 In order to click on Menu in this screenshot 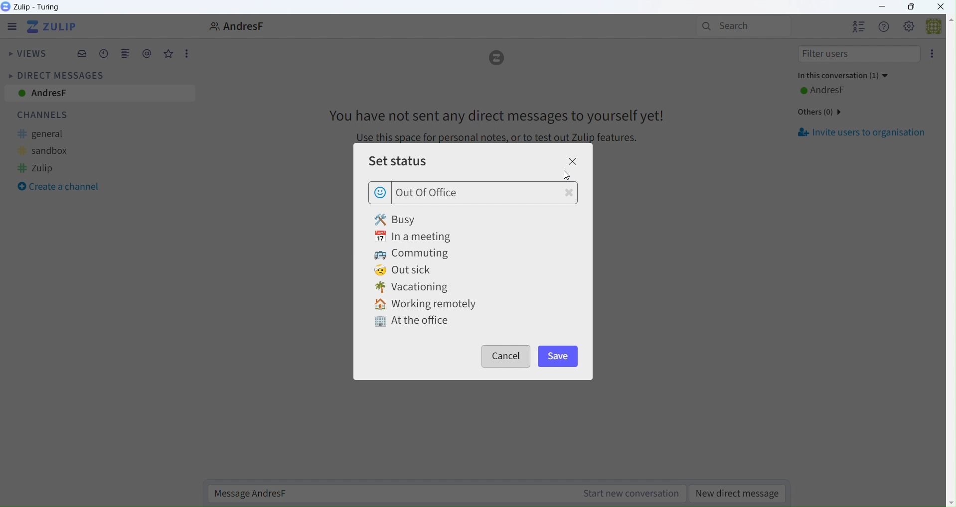, I will do `click(9, 26)`.